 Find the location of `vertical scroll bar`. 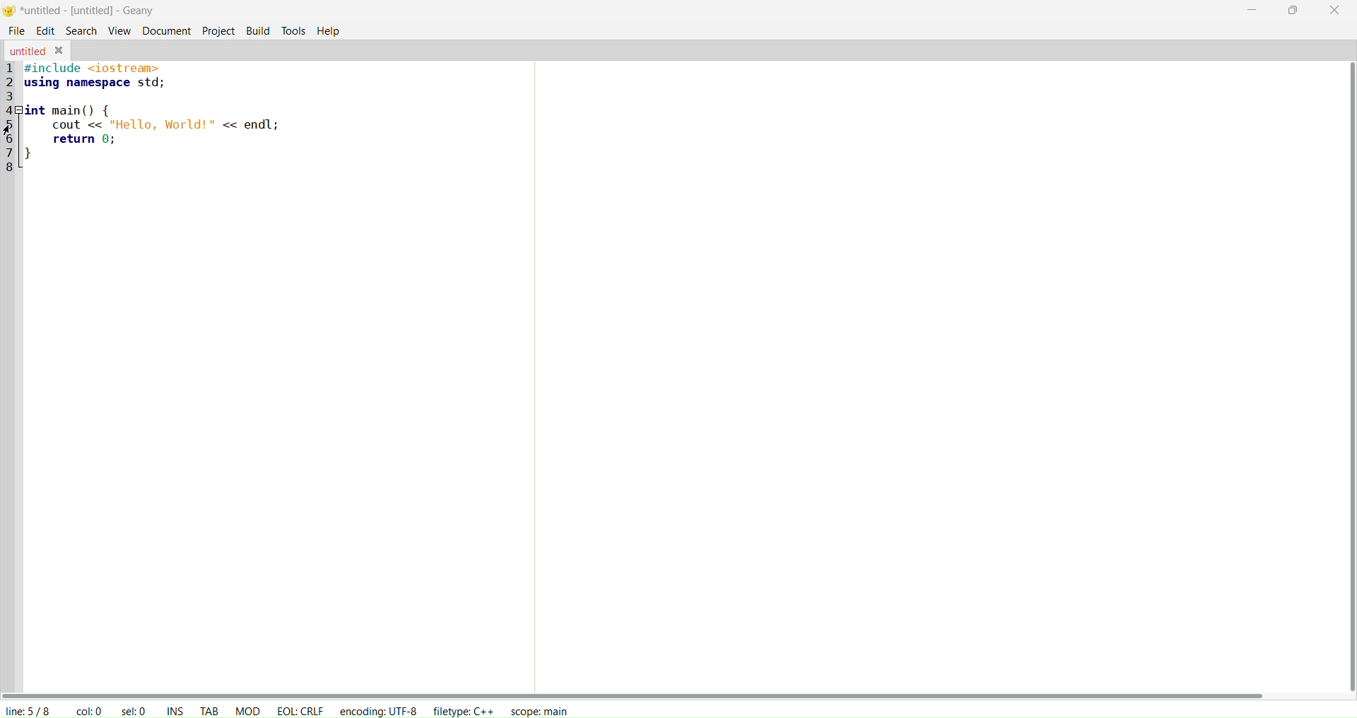

vertical scroll bar is located at coordinates (1353, 379).